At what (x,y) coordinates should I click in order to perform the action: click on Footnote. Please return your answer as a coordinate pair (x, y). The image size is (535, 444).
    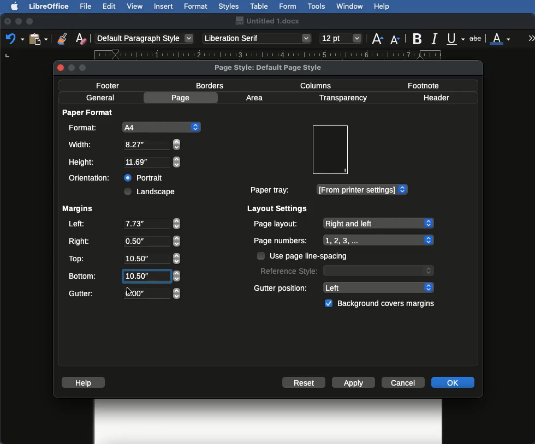
    Looking at the image, I should click on (423, 85).